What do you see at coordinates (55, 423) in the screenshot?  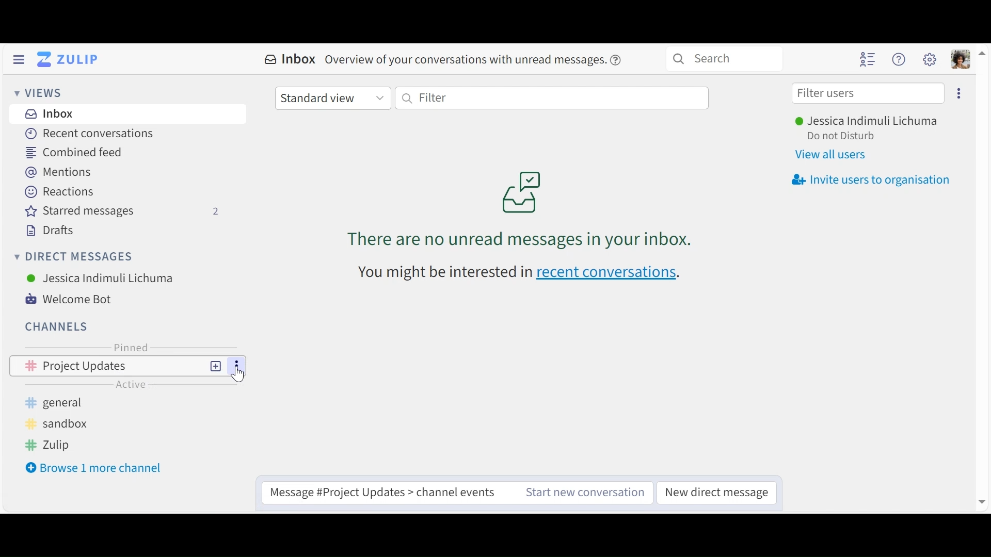 I see `sandbox` at bounding box center [55, 423].